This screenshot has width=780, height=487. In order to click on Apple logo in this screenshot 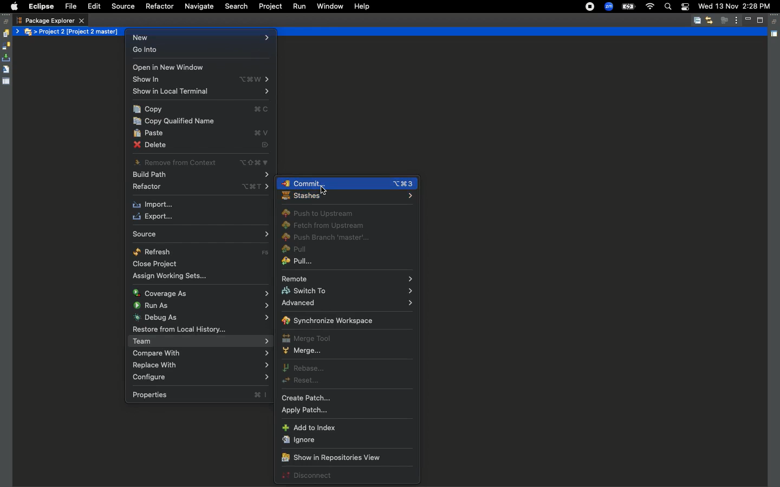, I will do `click(12, 6)`.